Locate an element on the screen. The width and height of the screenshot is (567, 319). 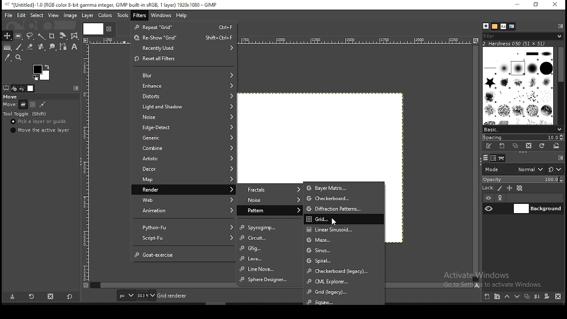
units is located at coordinates (126, 295).